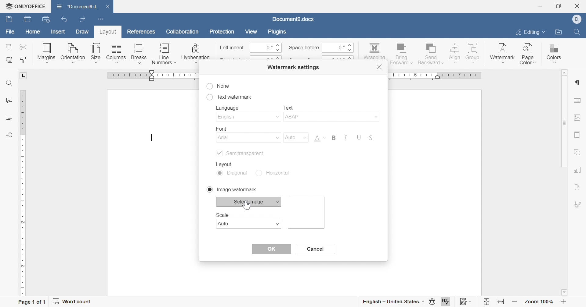 Image resolution: width=586 pixels, height=307 pixels. What do you see at coordinates (499, 303) in the screenshot?
I see `fit to width` at bounding box center [499, 303].